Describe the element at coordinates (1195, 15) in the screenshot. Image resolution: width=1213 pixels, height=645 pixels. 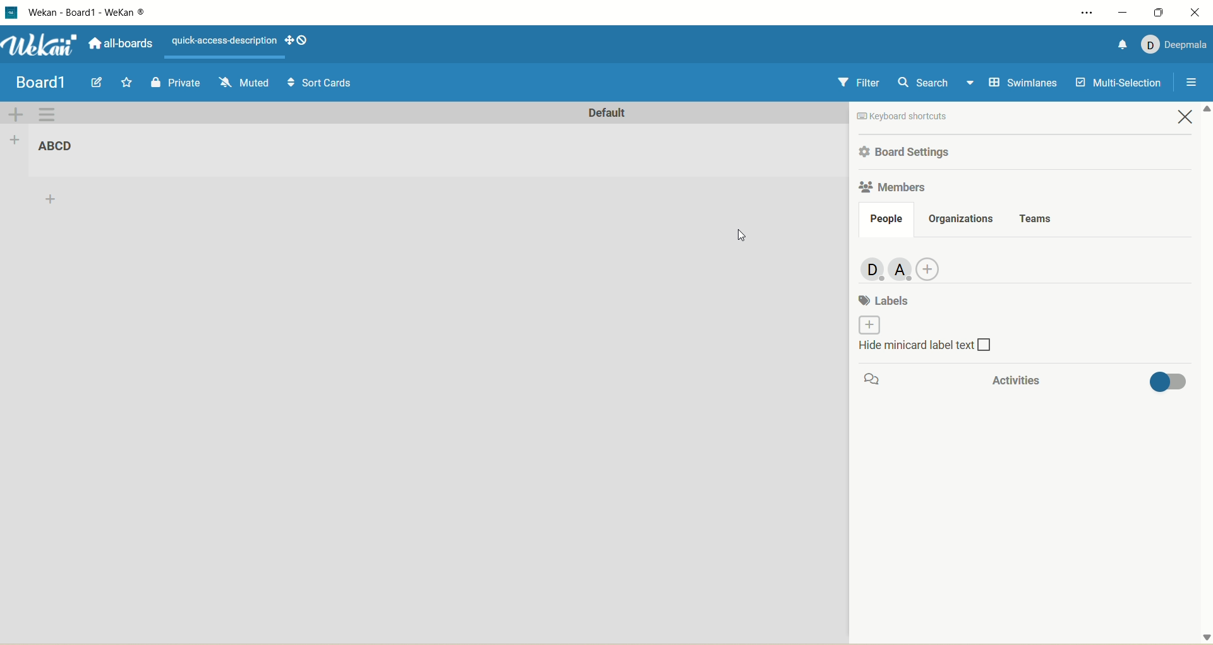
I see `close` at that location.